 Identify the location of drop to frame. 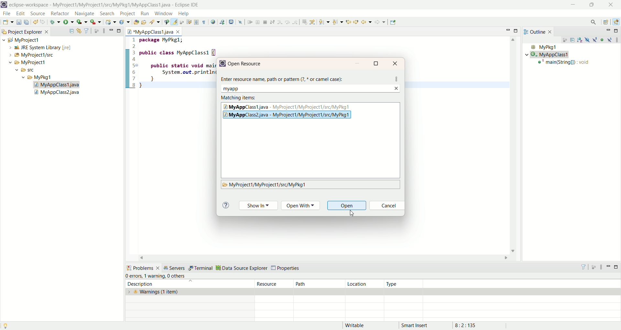
(304, 22).